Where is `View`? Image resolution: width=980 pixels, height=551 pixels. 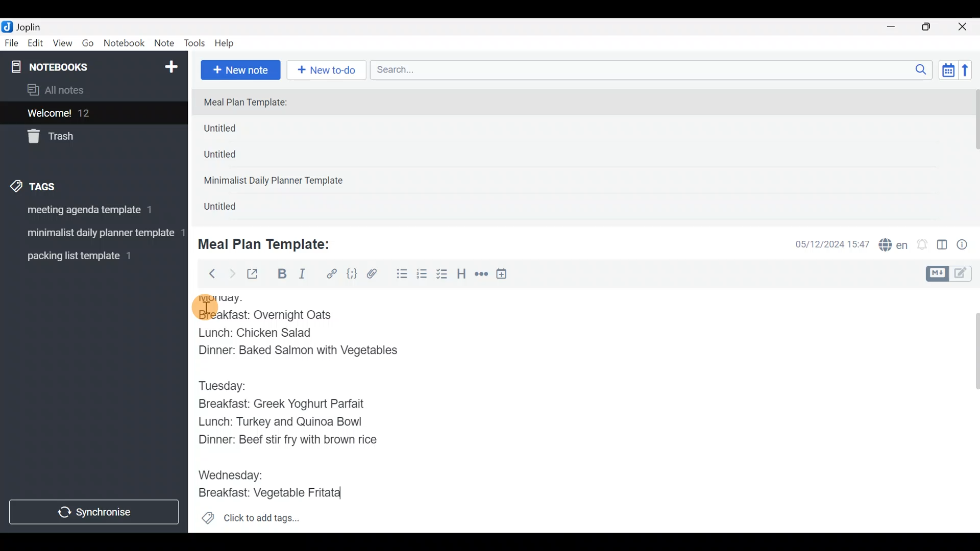
View is located at coordinates (62, 45).